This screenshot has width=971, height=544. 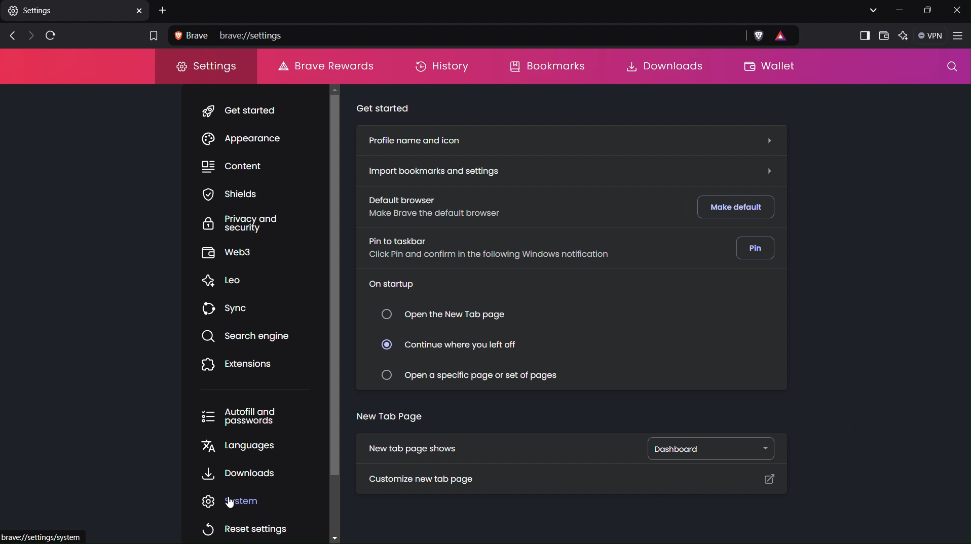 What do you see at coordinates (929, 35) in the screenshot?
I see `VPN` at bounding box center [929, 35].